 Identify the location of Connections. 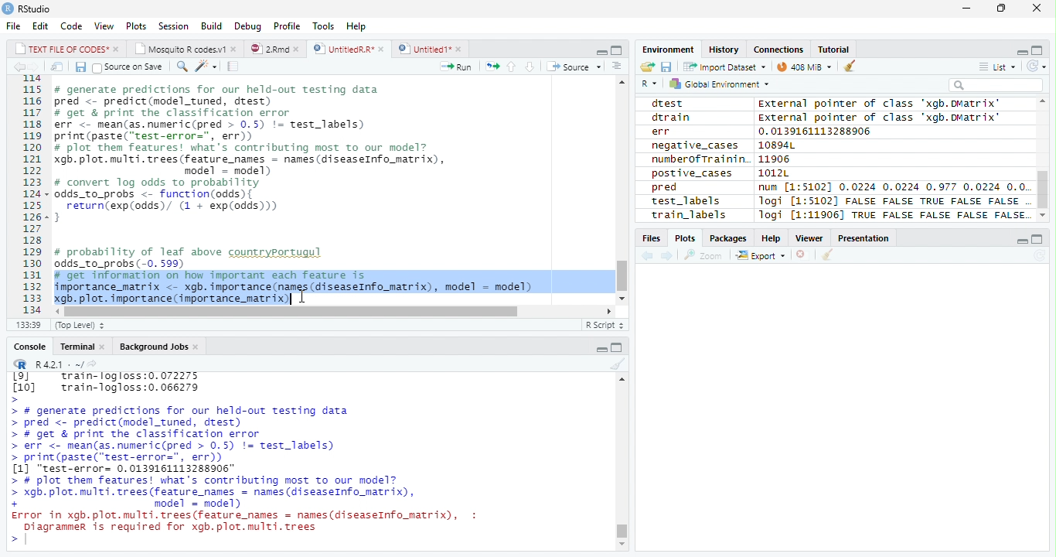
(778, 50).